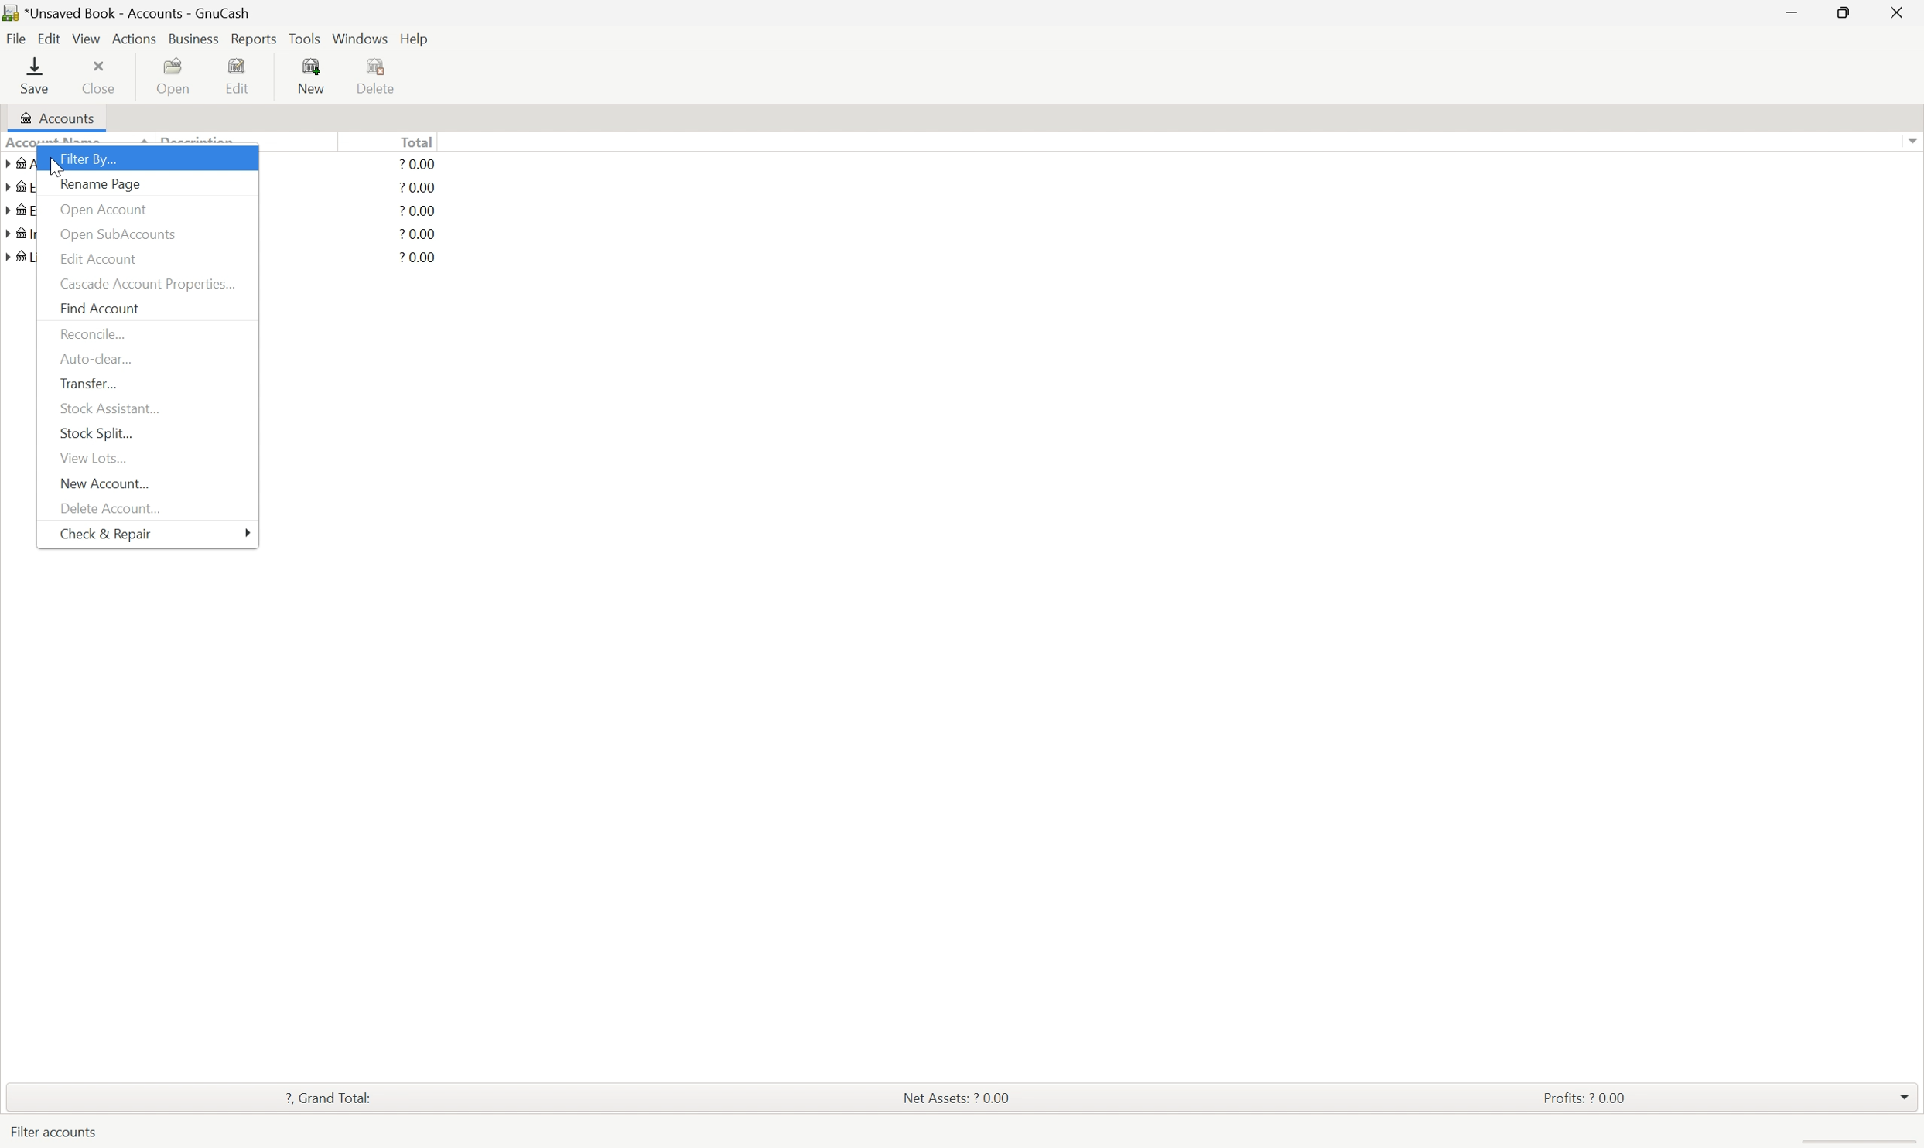 This screenshot has height=1148, width=1924. What do you see at coordinates (418, 234) in the screenshot?
I see `? 0.00` at bounding box center [418, 234].